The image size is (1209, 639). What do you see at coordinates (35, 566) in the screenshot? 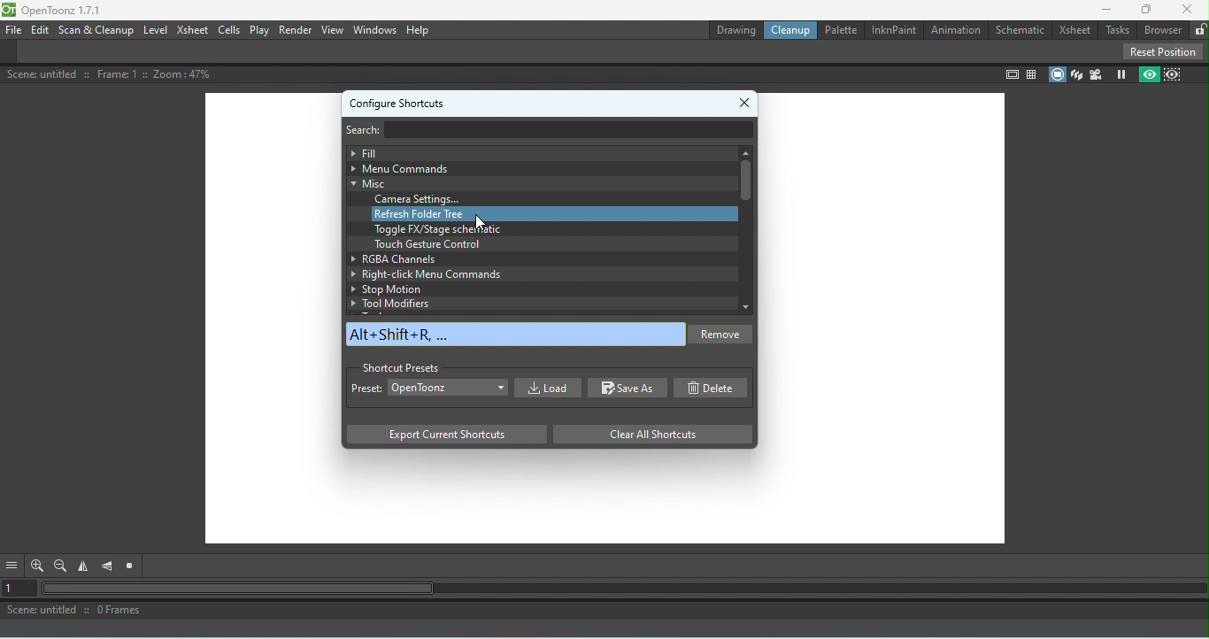
I see `Zoom in` at bounding box center [35, 566].